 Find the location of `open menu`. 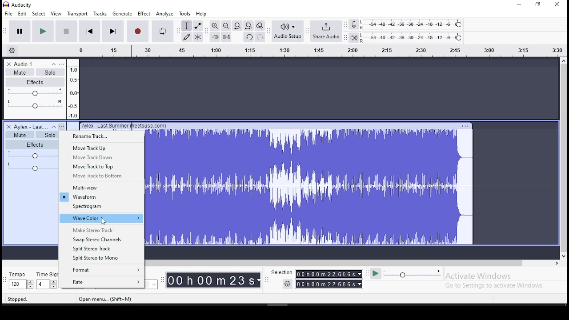

open menu is located at coordinates (62, 126).